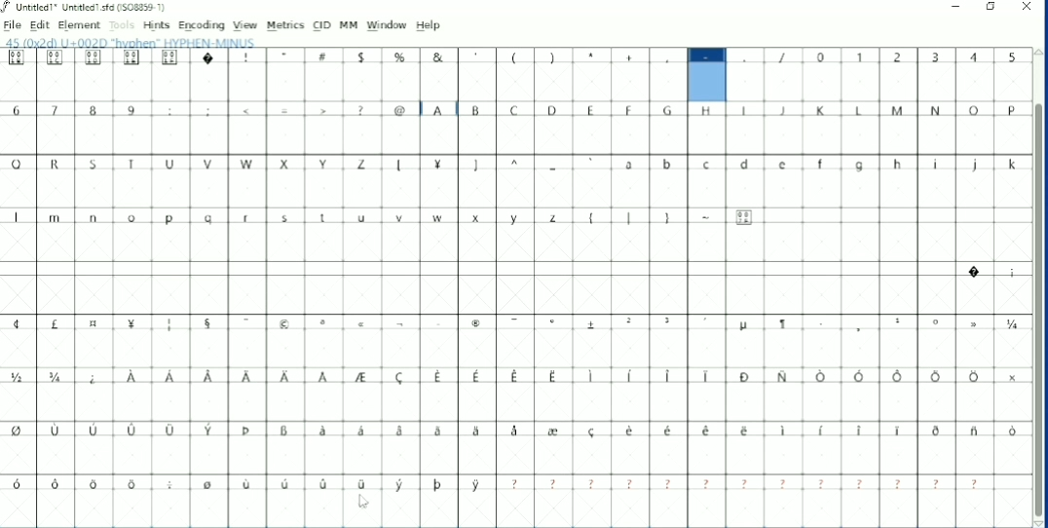 Image resolution: width=1048 pixels, height=528 pixels. I want to click on View, so click(245, 25).